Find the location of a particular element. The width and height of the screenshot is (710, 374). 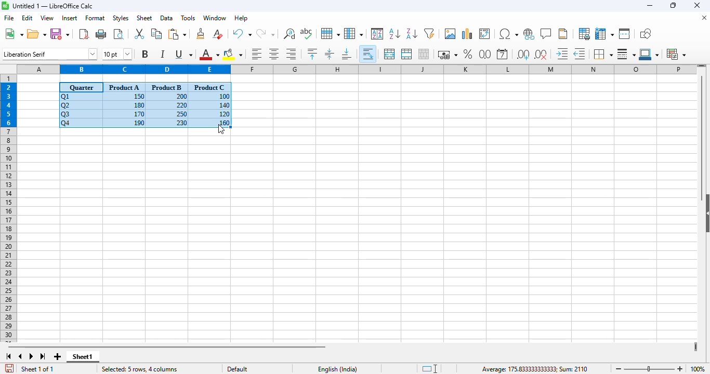

insert hyperlink is located at coordinates (529, 34).